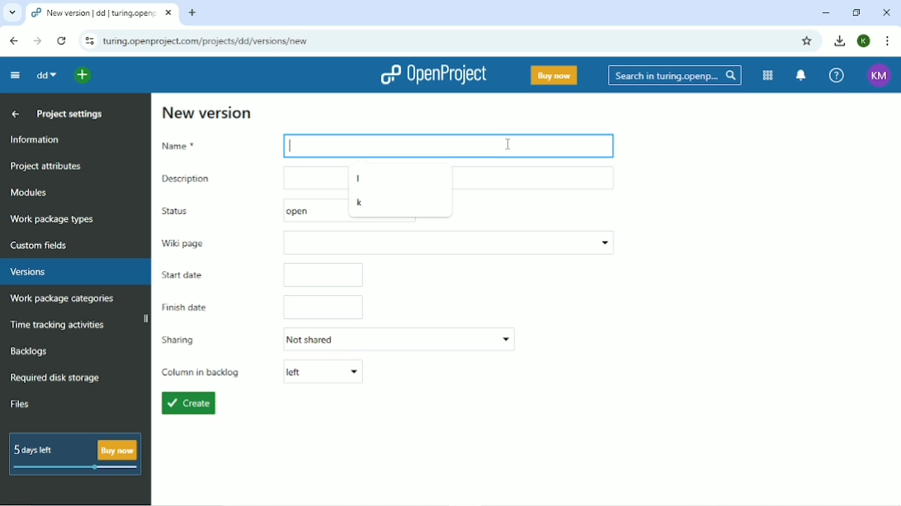 Image resolution: width=901 pixels, height=506 pixels. Describe the element at coordinates (386, 242) in the screenshot. I see `Wiki page` at that location.